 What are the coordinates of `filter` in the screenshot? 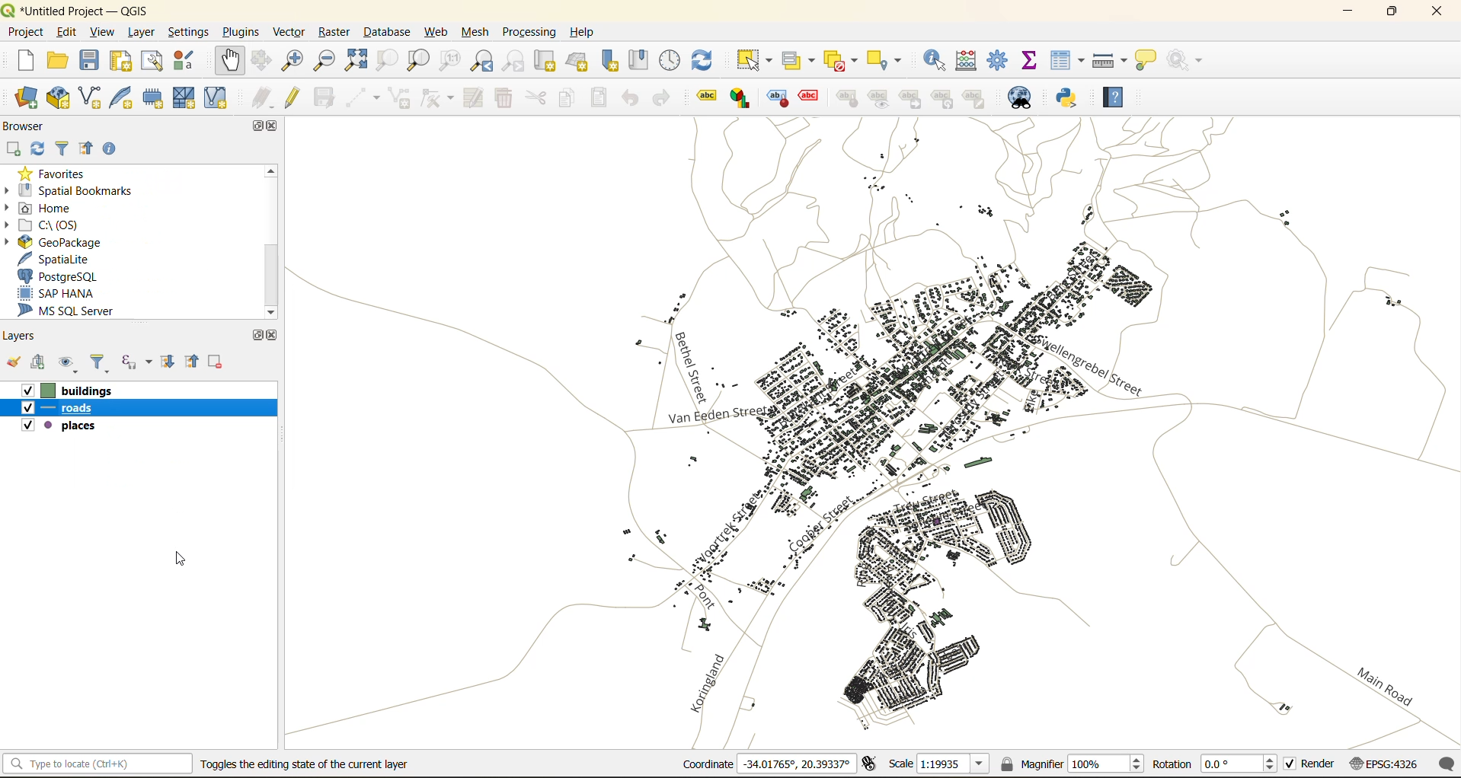 It's located at (64, 148).